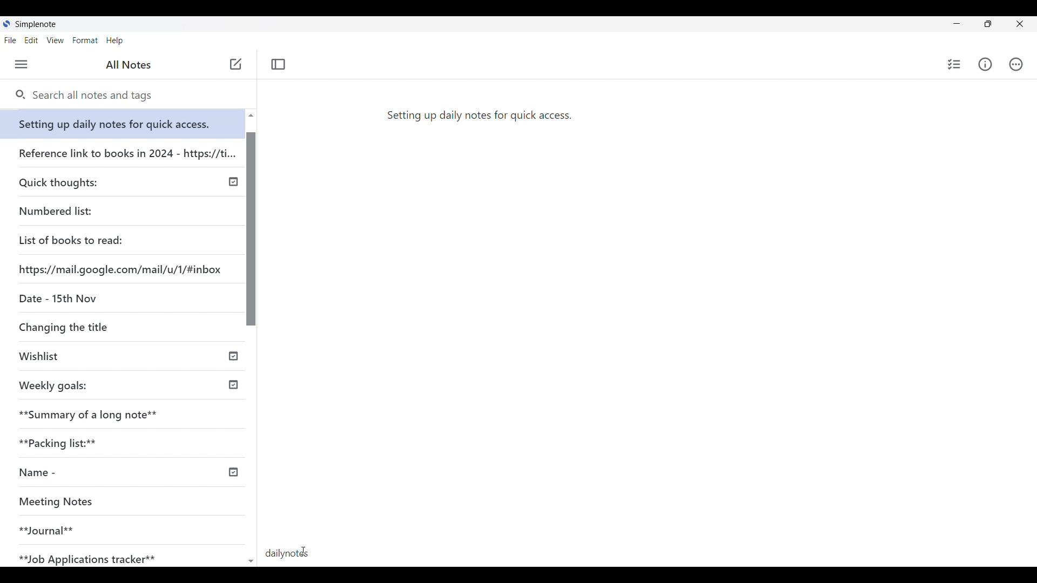 The image size is (1037, 583). What do you see at coordinates (31, 40) in the screenshot?
I see `Edit menu` at bounding box center [31, 40].